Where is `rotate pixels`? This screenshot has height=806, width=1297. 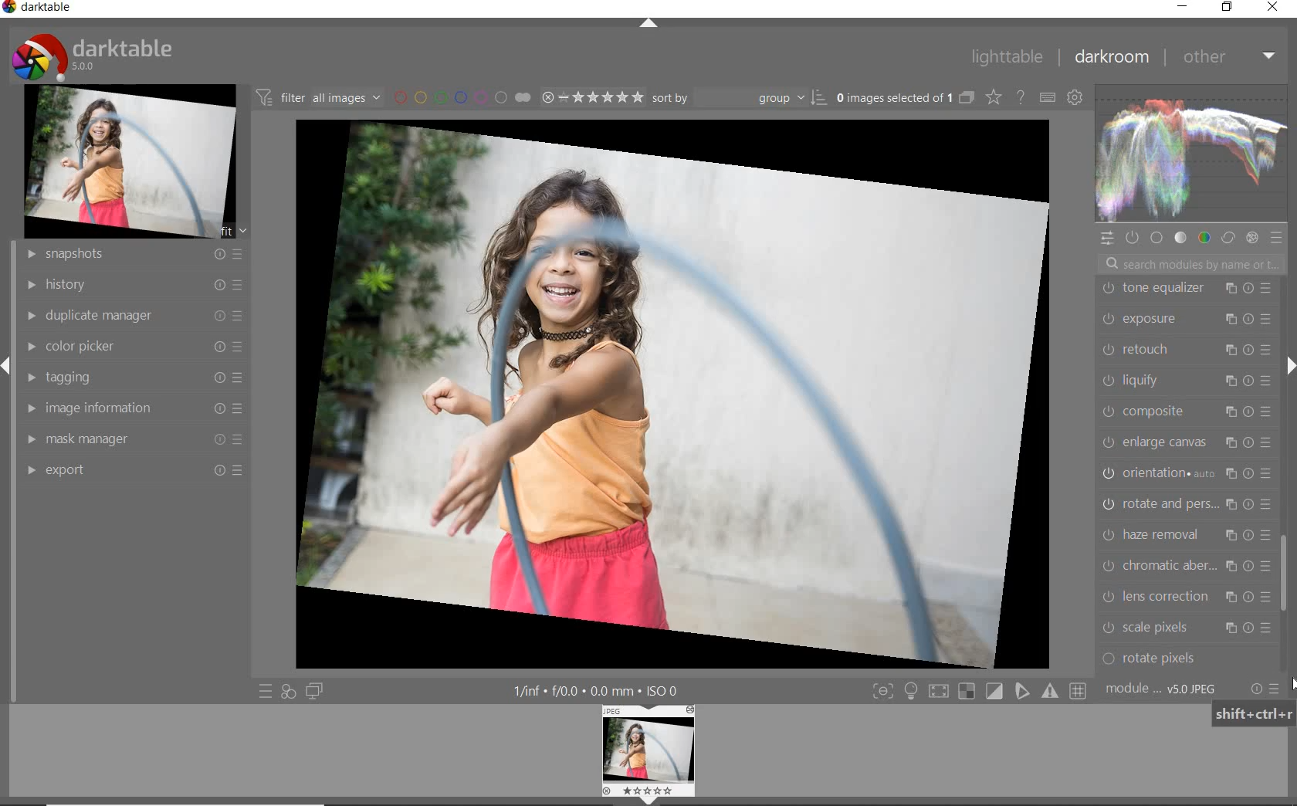
rotate pixels is located at coordinates (1178, 659).